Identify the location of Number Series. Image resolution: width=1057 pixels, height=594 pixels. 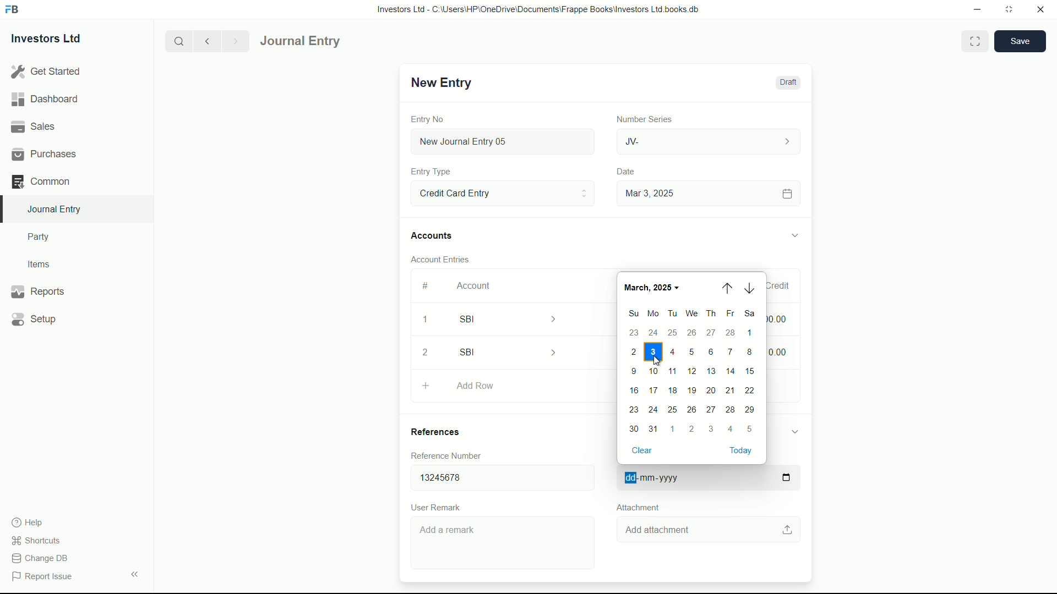
(640, 118).